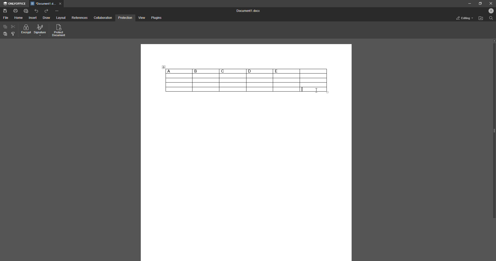  I want to click on Protection, so click(125, 18).